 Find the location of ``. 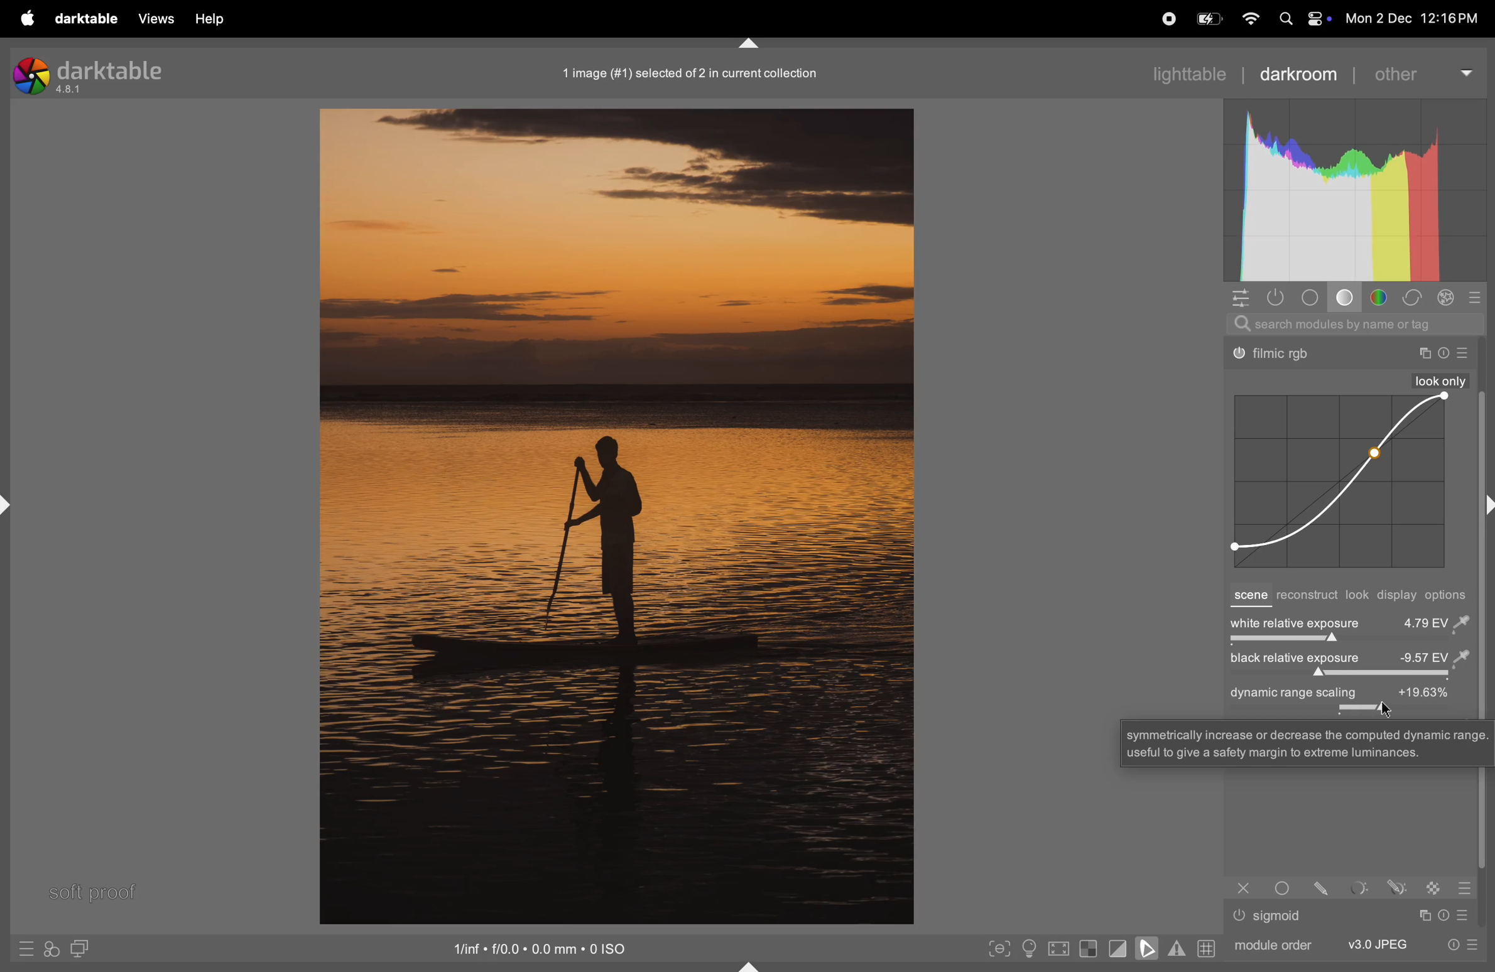

 is located at coordinates (1276, 355).